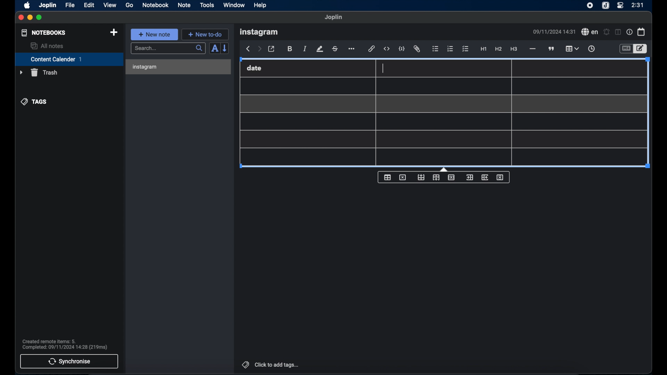 The image size is (667, 375). What do you see at coordinates (234, 5) in the screenshot?
I see `window` at bounding box center [234, 5].